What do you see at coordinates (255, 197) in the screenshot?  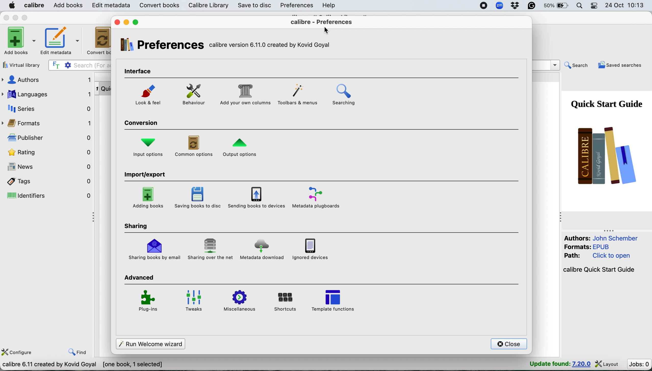 I see `saving books to devices` at bounding box center [255, 197].